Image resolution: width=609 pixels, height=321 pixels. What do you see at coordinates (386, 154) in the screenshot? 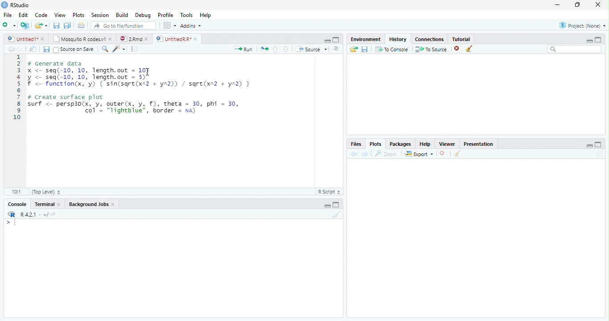
I see `Zoom` at bounding box center [386, 154].